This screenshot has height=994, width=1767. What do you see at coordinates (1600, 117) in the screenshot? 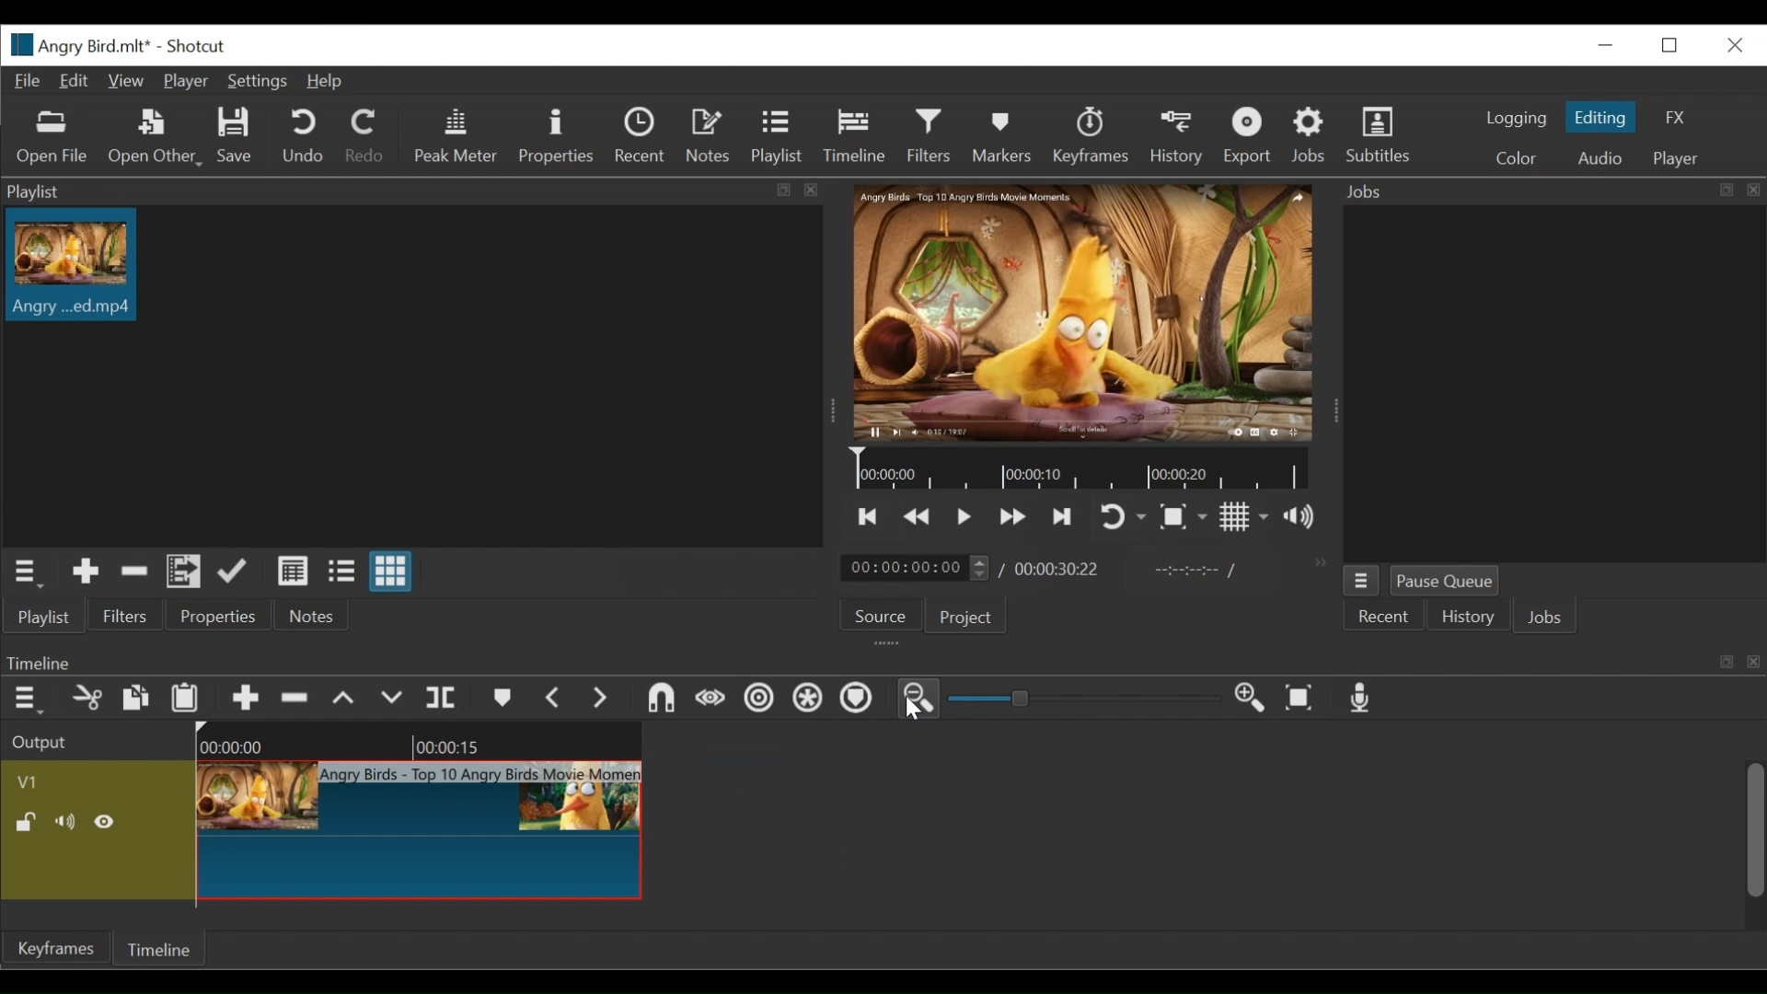
I see `Editing` at bounding box center [1600, 117].